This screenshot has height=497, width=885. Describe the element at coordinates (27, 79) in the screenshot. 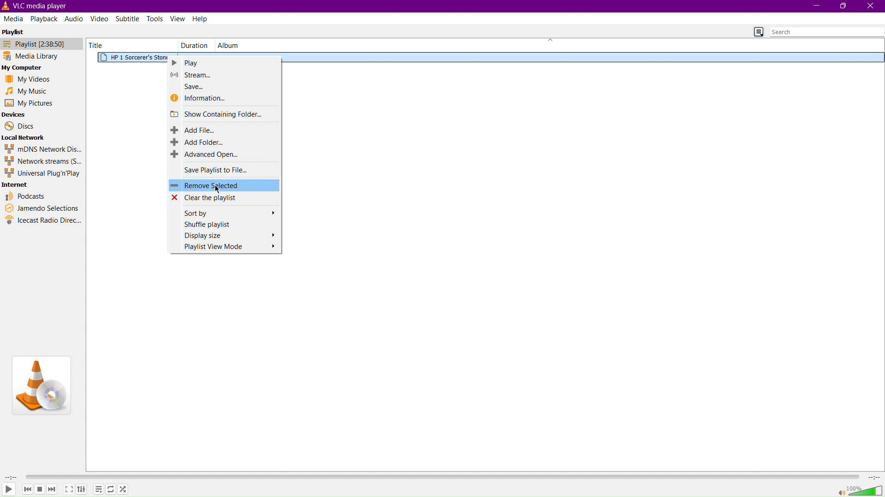

I see `My Videos` at that location.